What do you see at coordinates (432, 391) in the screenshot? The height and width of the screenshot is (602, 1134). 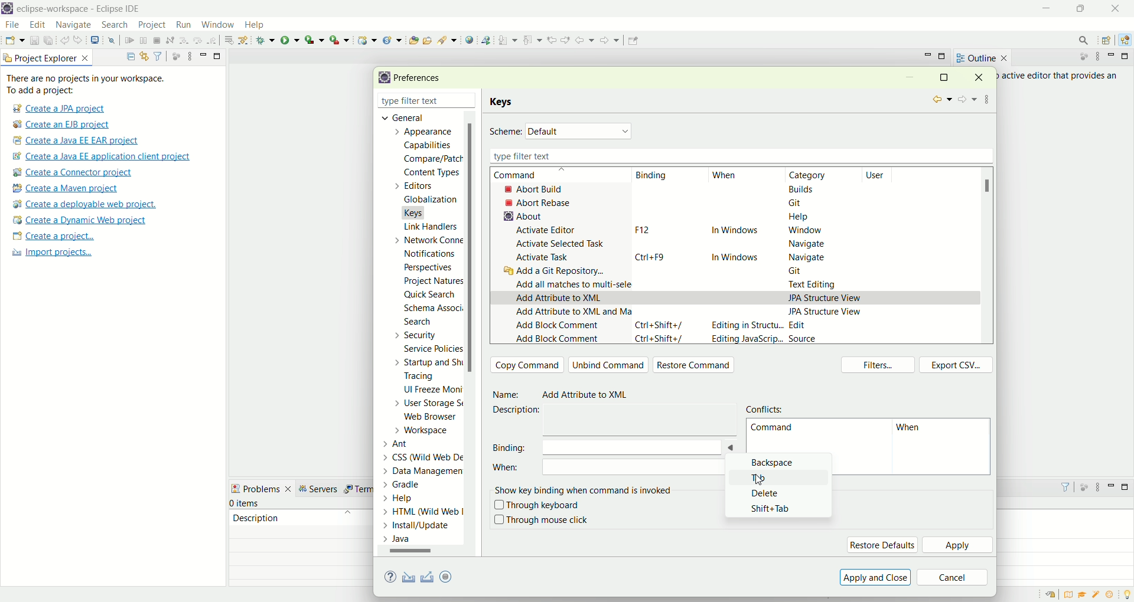 I see `UI freeze monitoring` at bounding box center [432, 391].